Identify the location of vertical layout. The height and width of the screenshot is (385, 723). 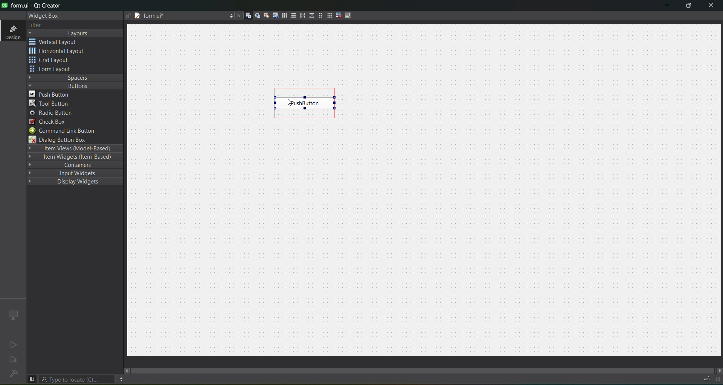
(59, 42).